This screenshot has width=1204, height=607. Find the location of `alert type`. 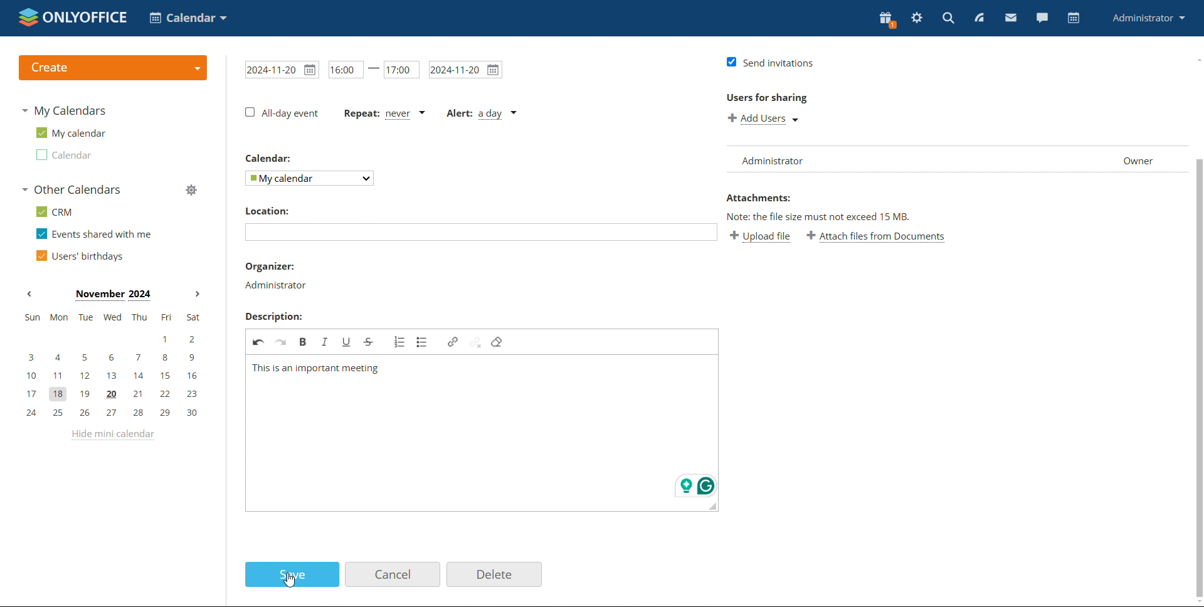

alert type is located at coordinates (480, 115).